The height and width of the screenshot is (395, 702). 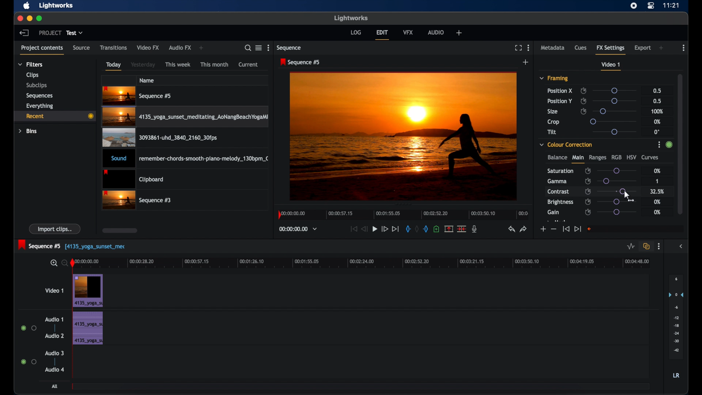 What do you see at coordinates (375, 229) in the screenshot?
I see `play ` at bounding box center [375, 229].